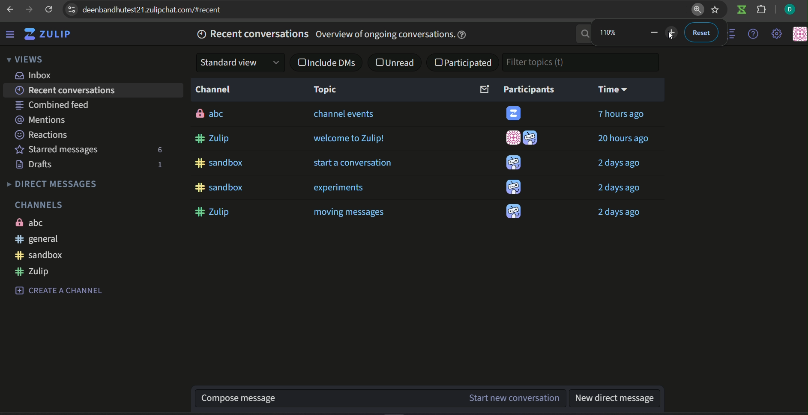  What do you see at coordinates (741, 11) in the screenshot?
I see `icon` at bounding box center [741, 11].